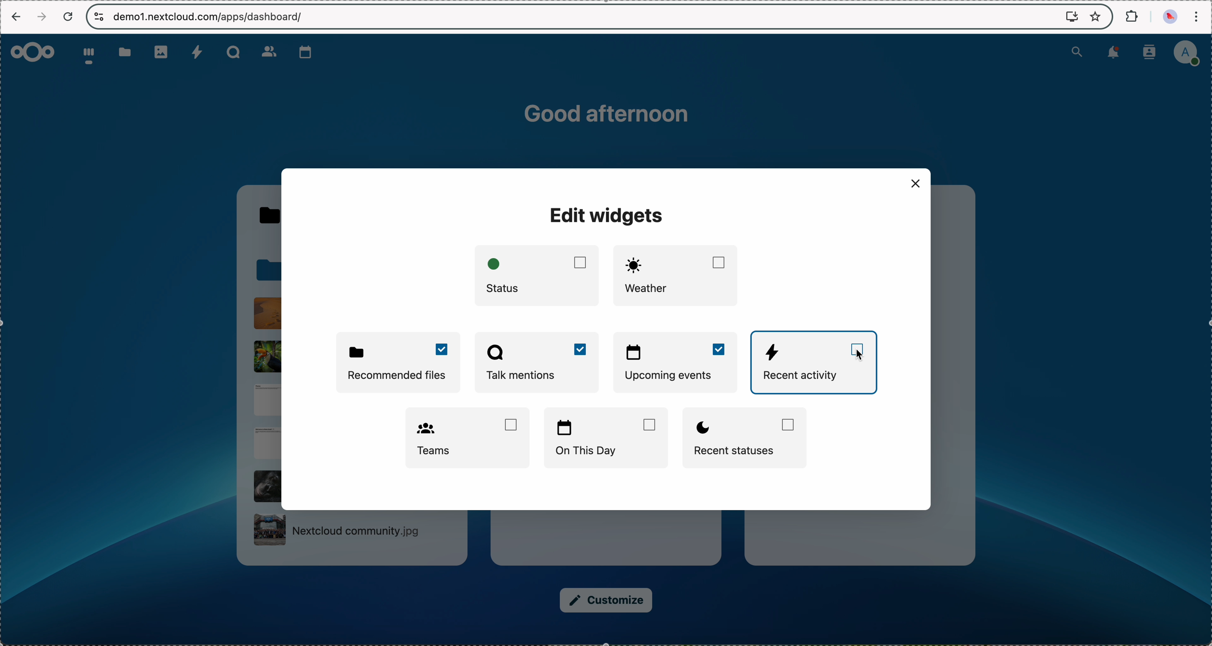 The width and height of the screenshot is (1212, 646). What do you see at coordinates (199, 53) in the screenshot?
I see `activity` at bounding box center [199, 53].